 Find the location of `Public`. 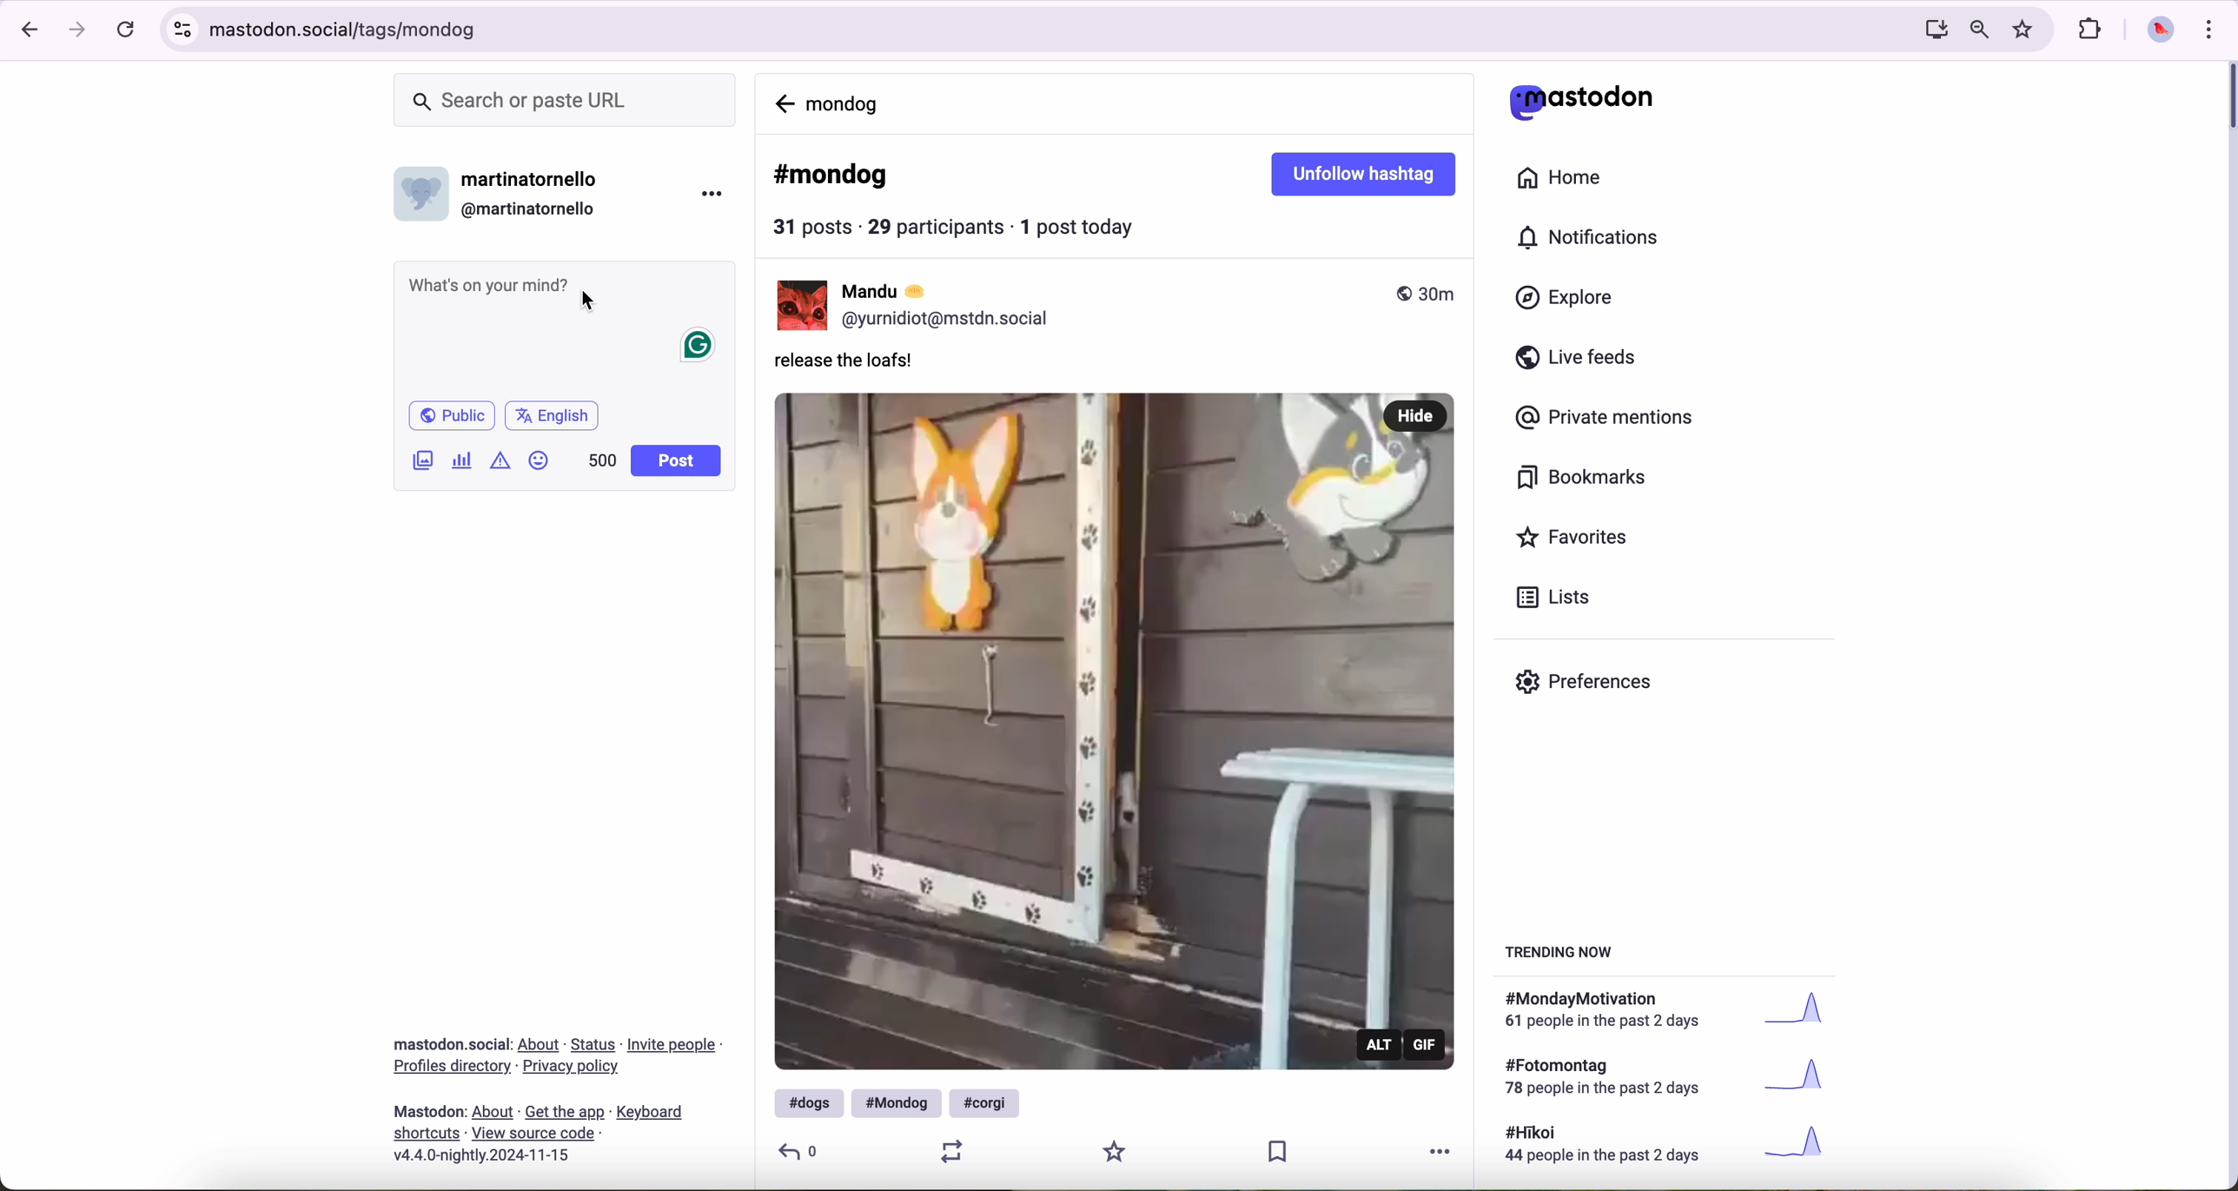

Public is located at coordinates (454, 417).